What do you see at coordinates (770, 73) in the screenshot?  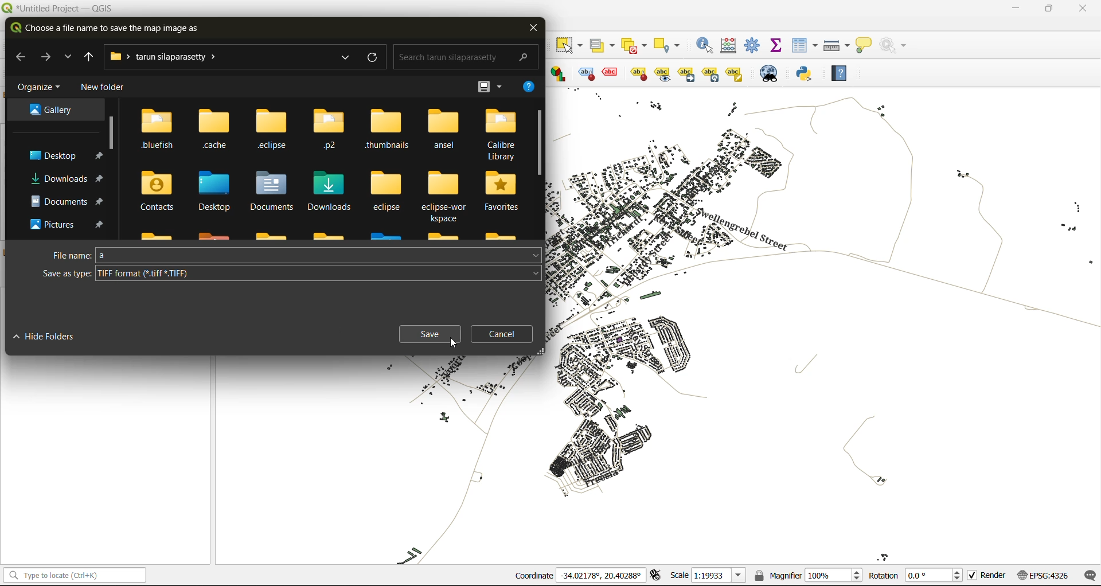 I see `metasearch` at bounding box center [770, 73].